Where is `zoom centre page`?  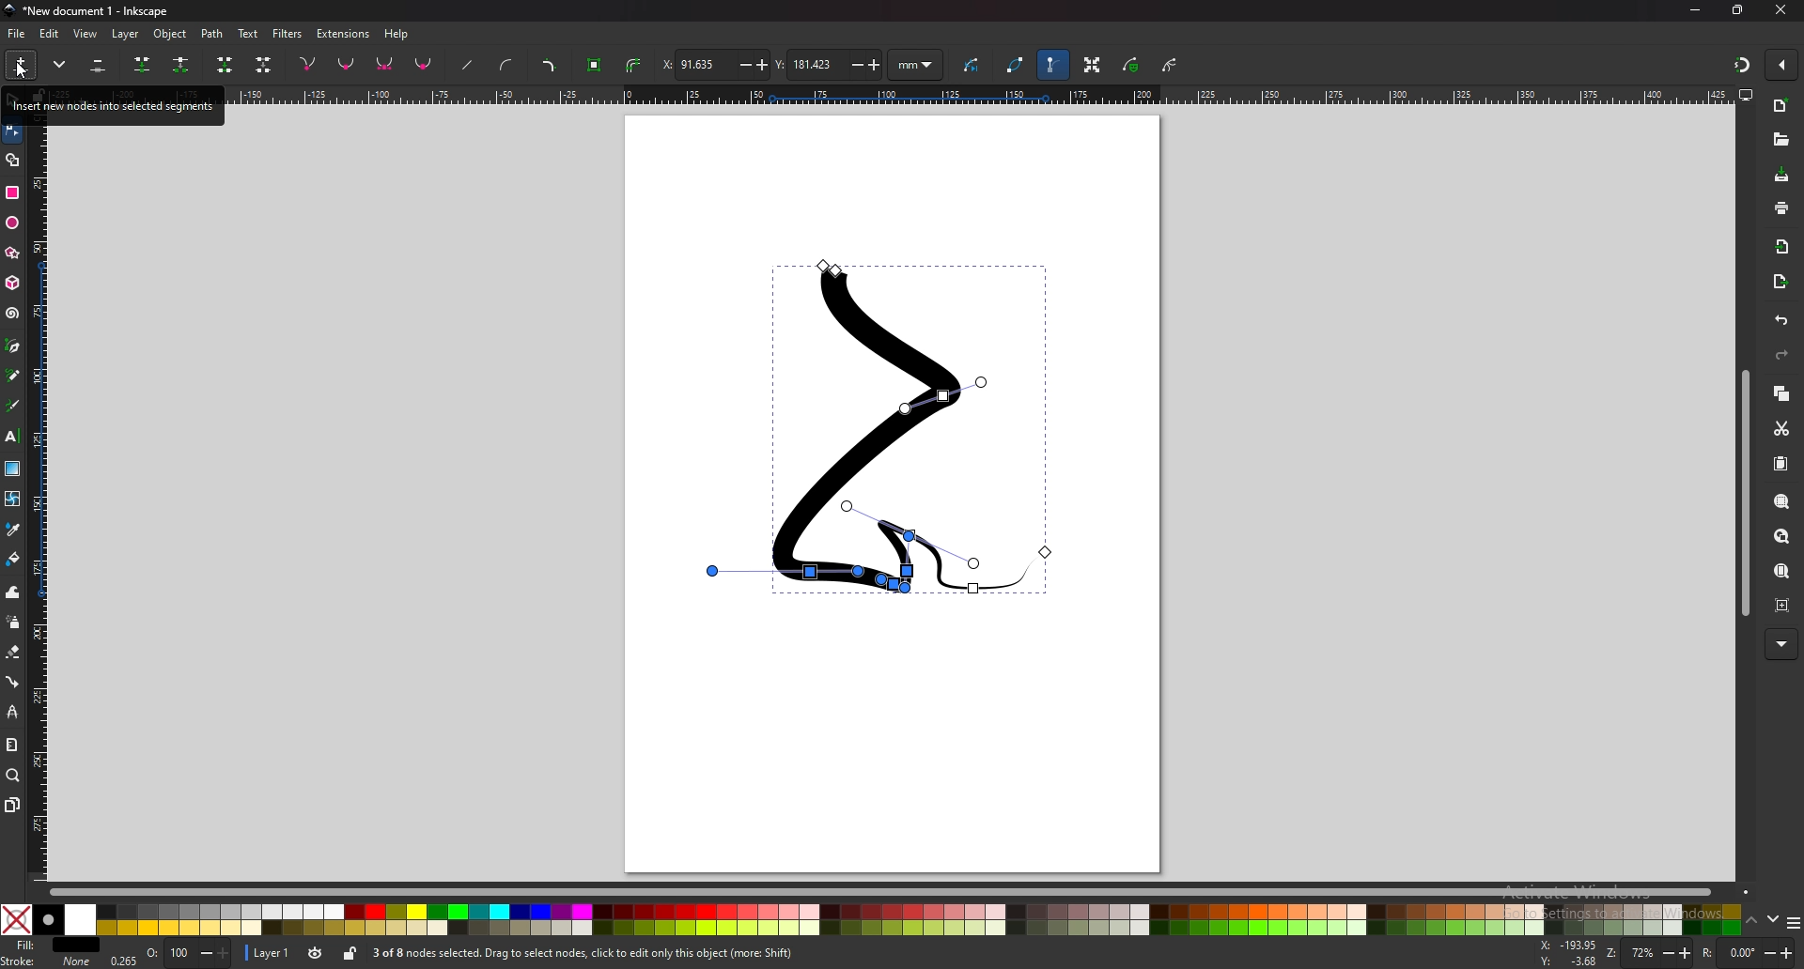
zoom centre page is located at coordinates (1782, 606).